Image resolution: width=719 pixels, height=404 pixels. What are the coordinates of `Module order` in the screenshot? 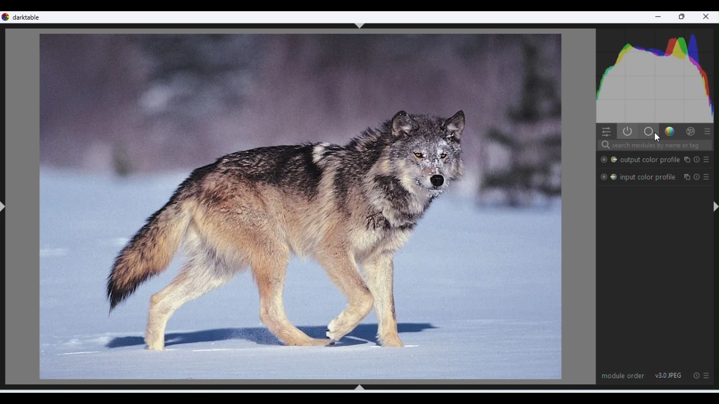 It's located at (623, 375).